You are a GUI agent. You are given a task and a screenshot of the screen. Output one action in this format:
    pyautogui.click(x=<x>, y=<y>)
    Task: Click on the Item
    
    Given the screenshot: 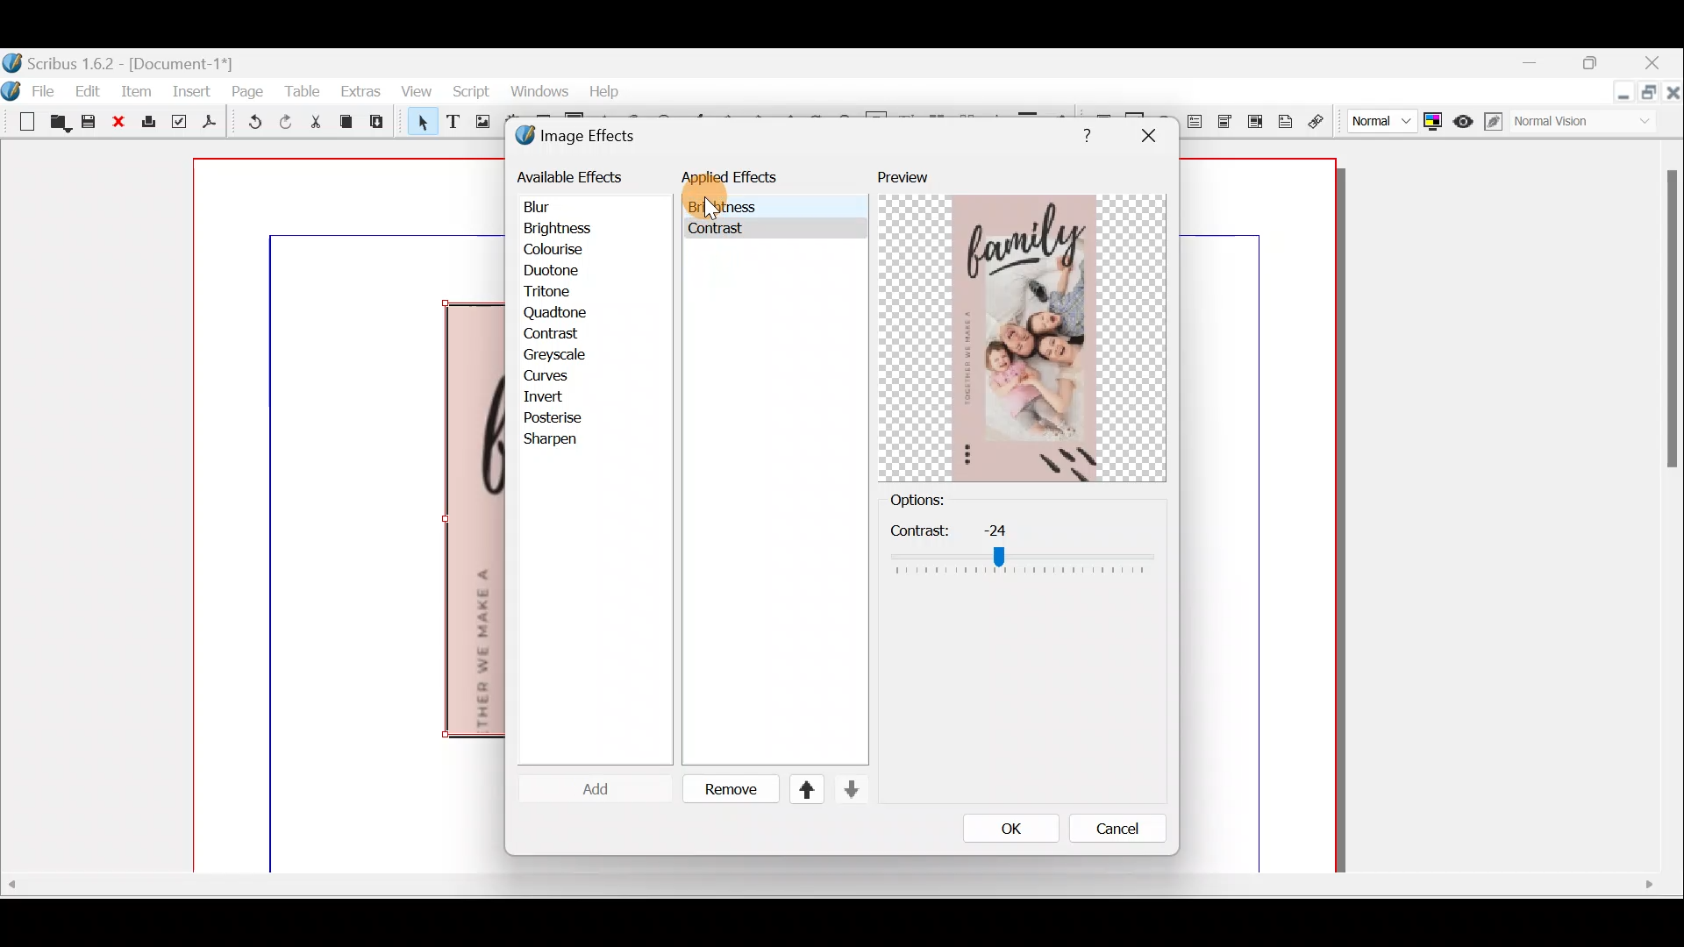 What is the action you would take?
    pyautogui.click(x=139, y=90)
    